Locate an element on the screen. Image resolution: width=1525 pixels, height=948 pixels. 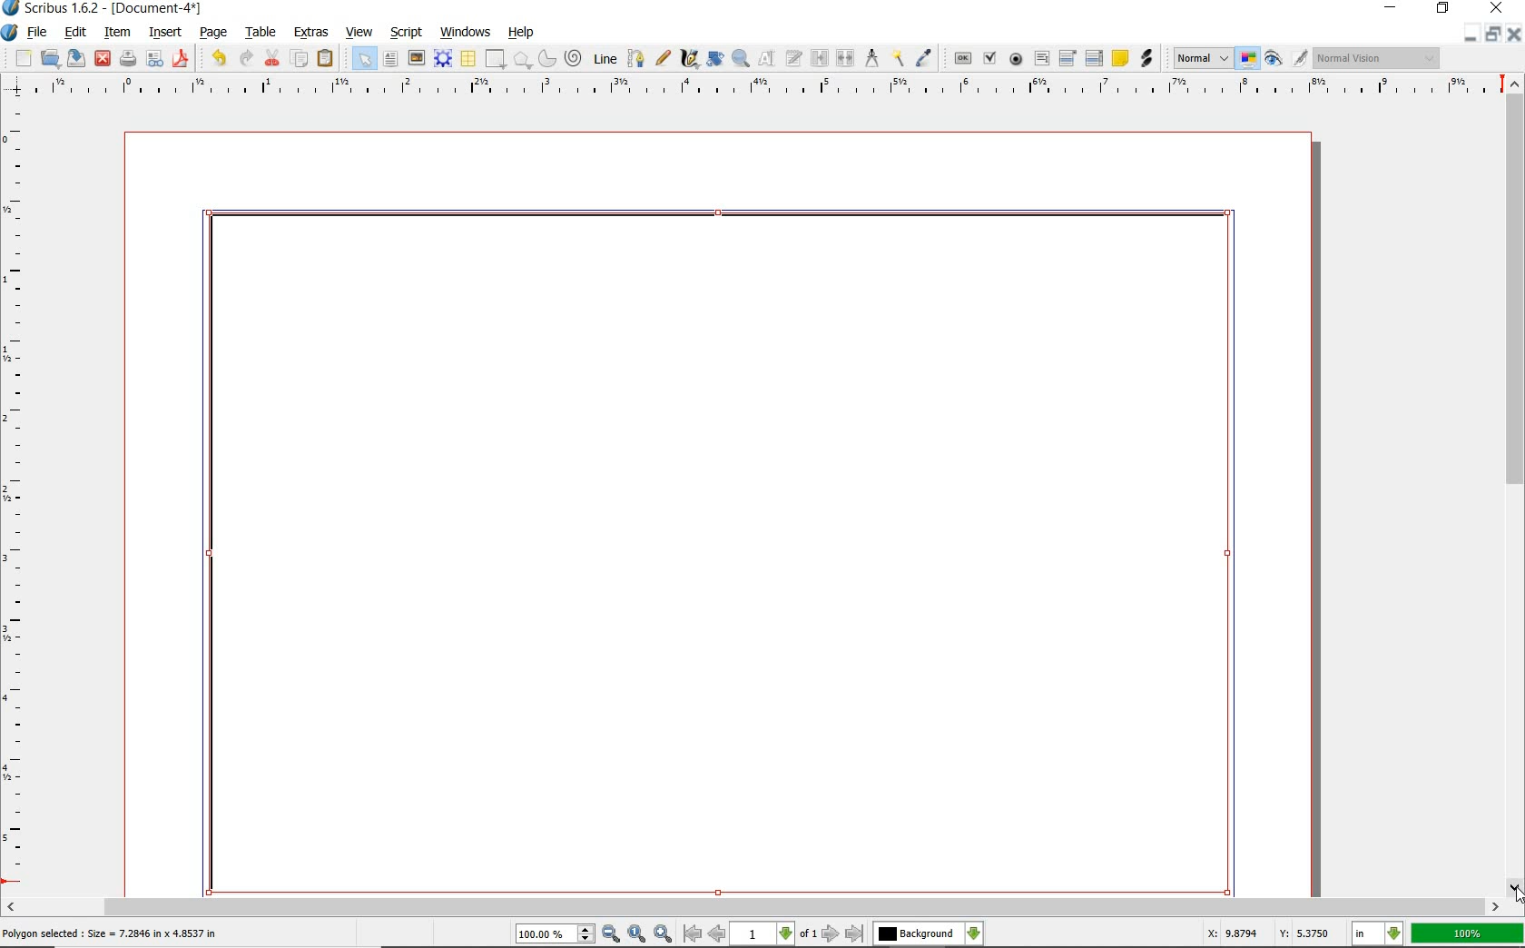
preflight verifier is located at coordinates (155, 59).